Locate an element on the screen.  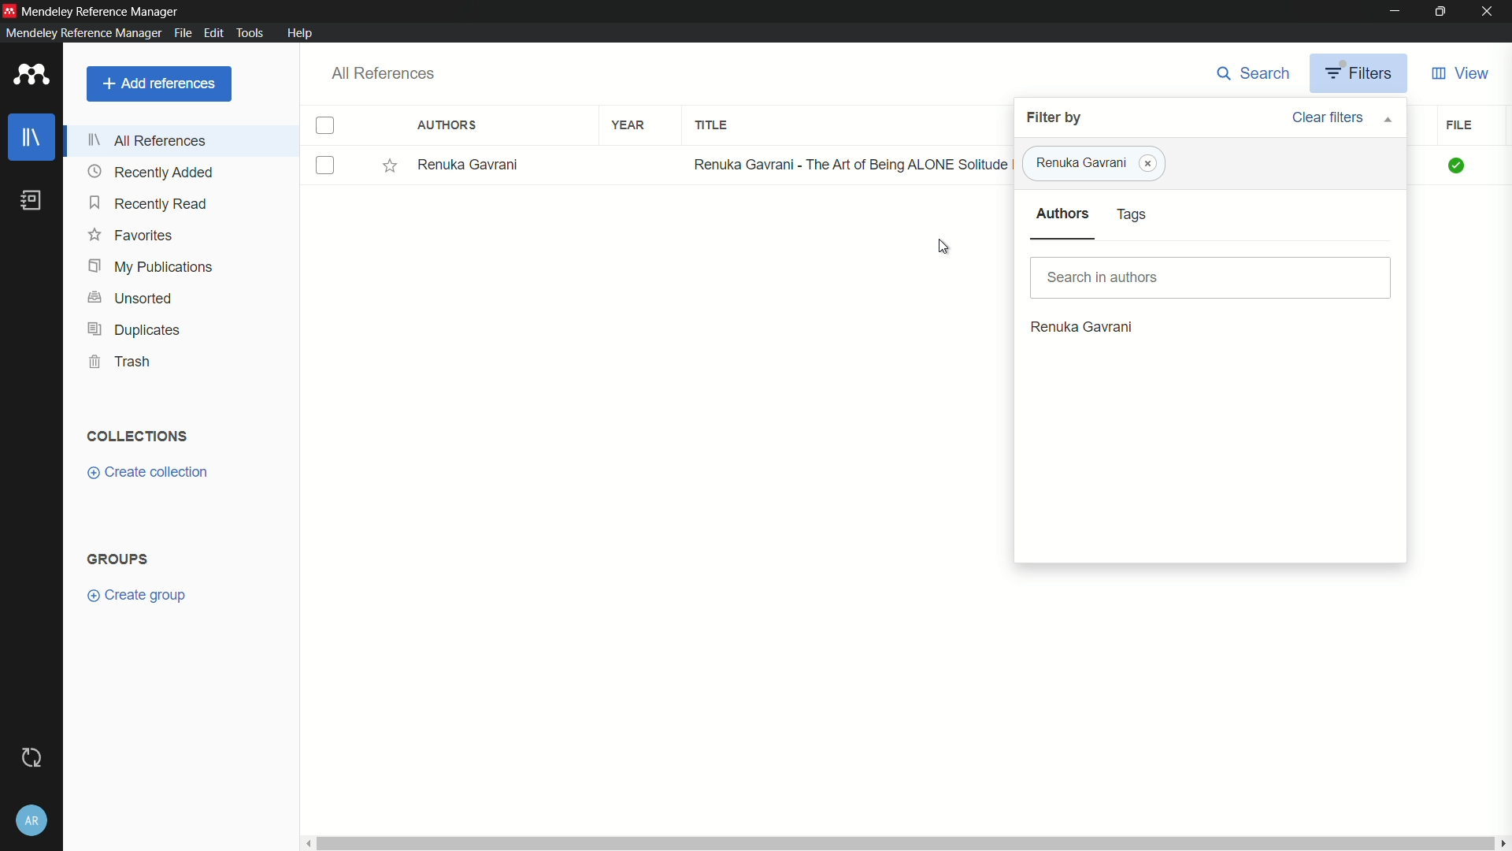
maximize is located at coordinates (1439, 10).